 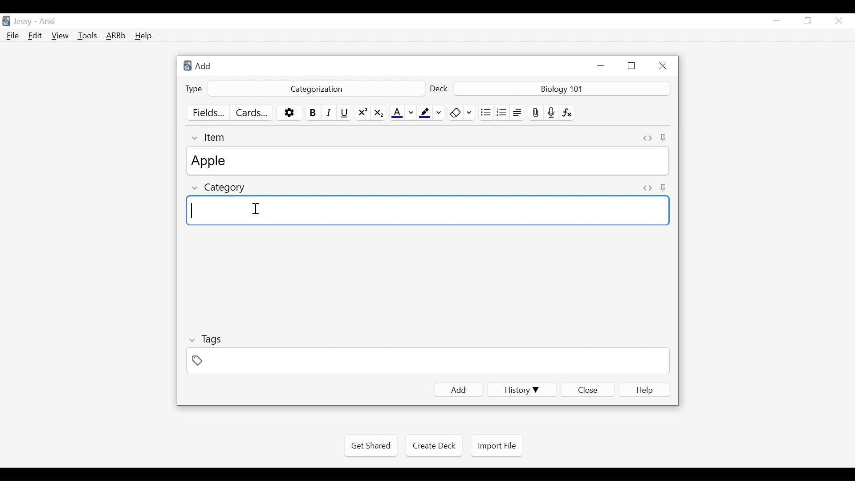 I want to click on Equation, so click(x=568, y=112).